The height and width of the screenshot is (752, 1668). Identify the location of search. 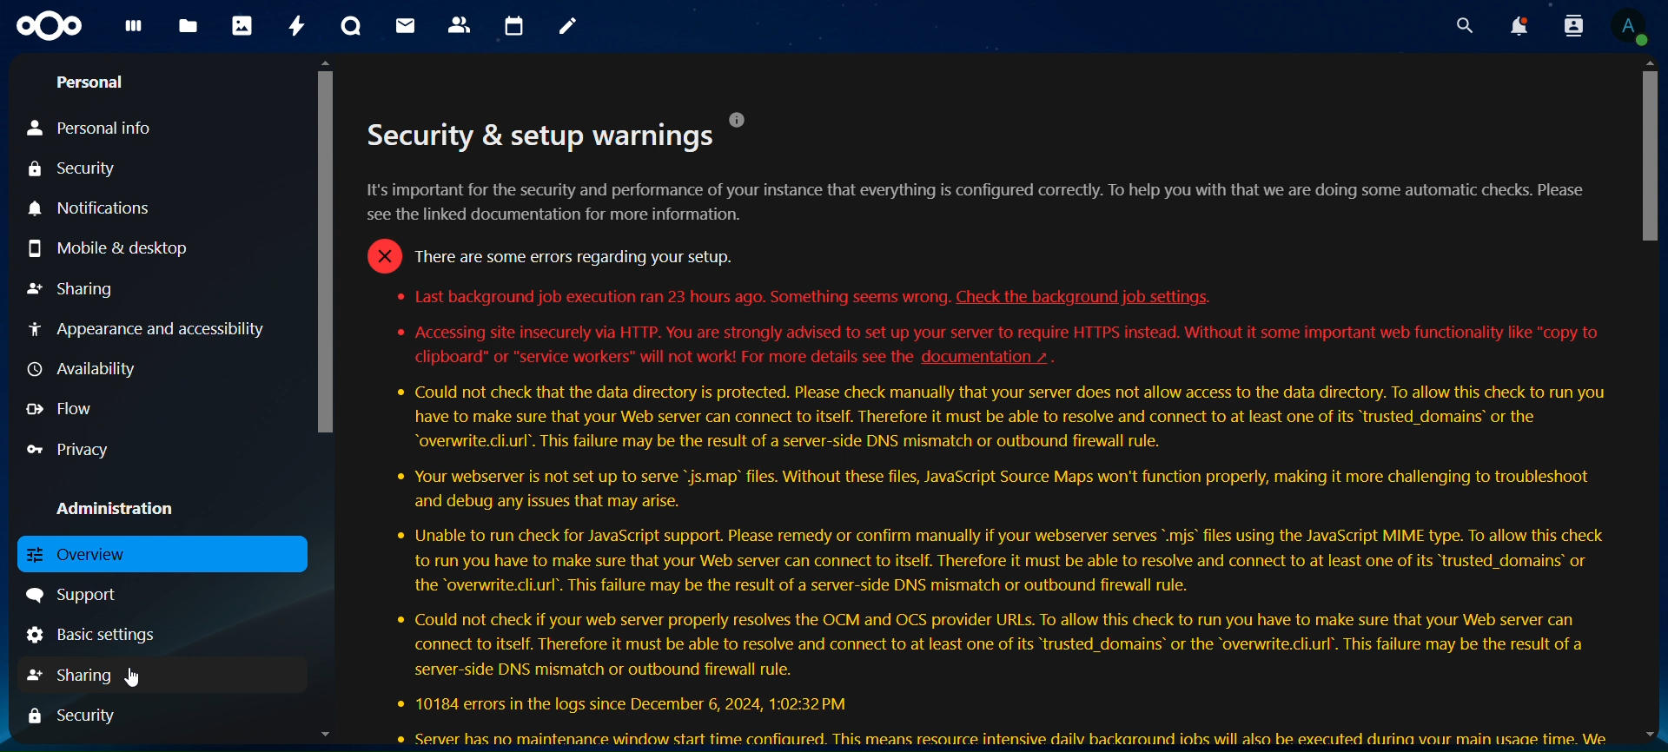
(1461, 26).